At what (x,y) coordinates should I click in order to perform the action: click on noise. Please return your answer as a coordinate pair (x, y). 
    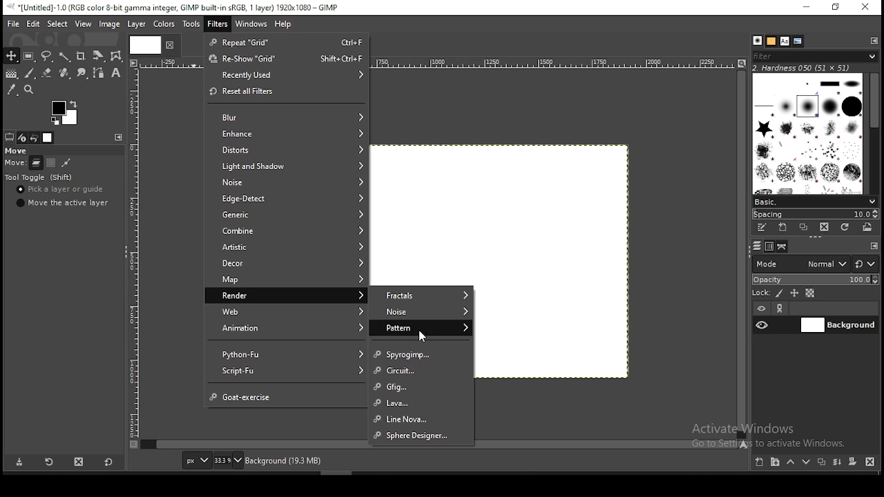
    Looking at the image, I should click on (421, 311).